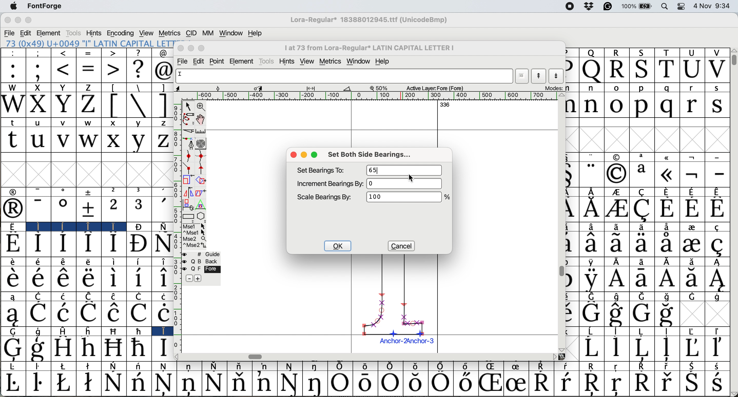  What do you see at coordinates (338, 246) in the screenshot?
I see `ok` at bounding box center [338, 246].